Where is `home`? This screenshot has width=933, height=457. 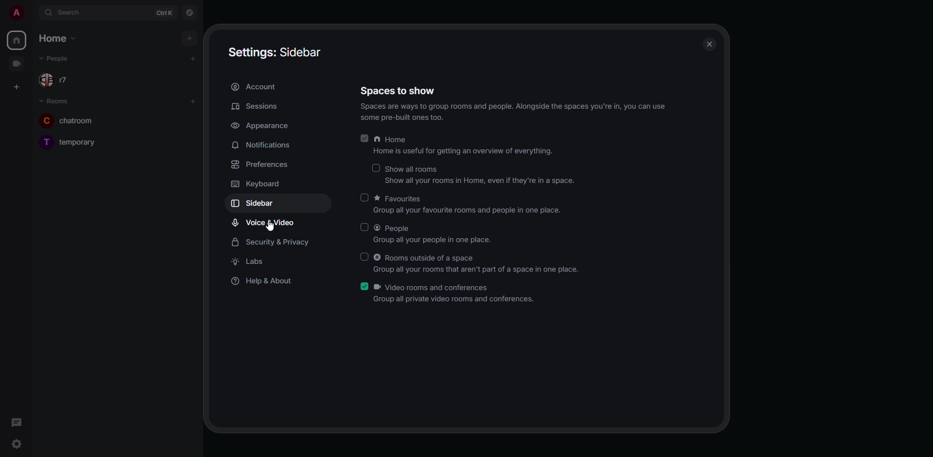
home is located at coordinates (17, 39).